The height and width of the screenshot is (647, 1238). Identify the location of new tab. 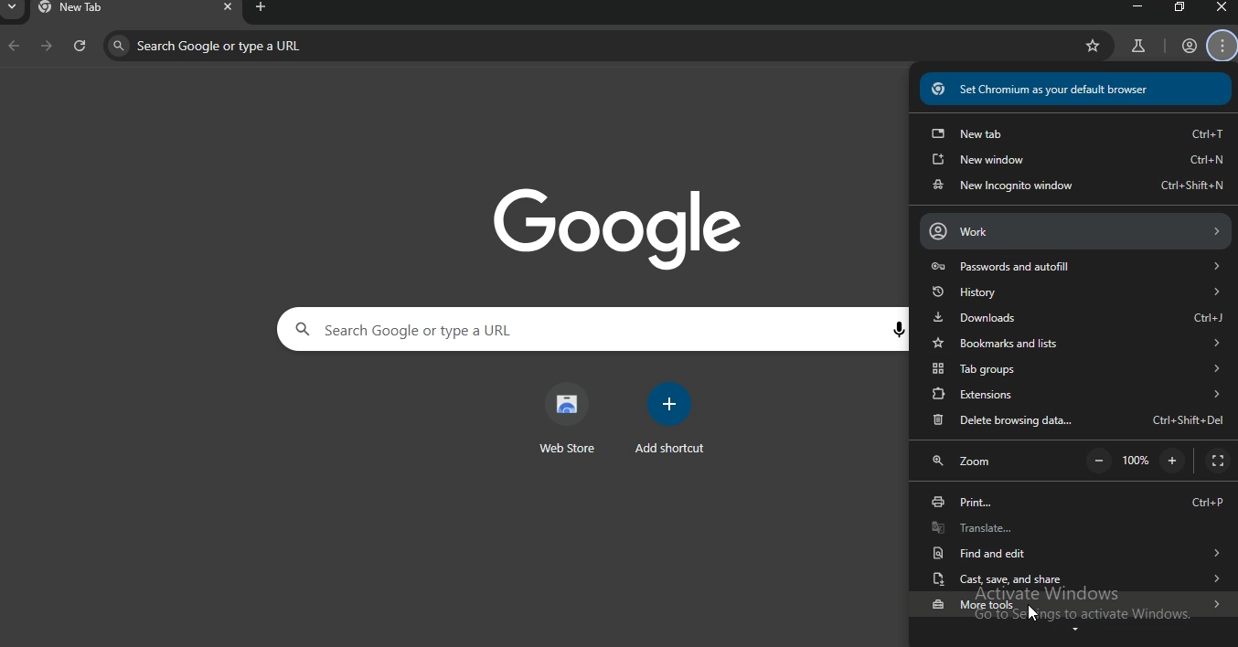
(261, 8).